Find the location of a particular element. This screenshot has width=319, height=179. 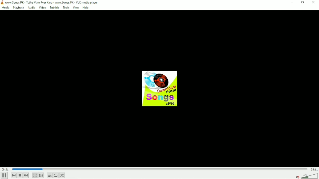

Subtitle is located at coordinates (54, 8).